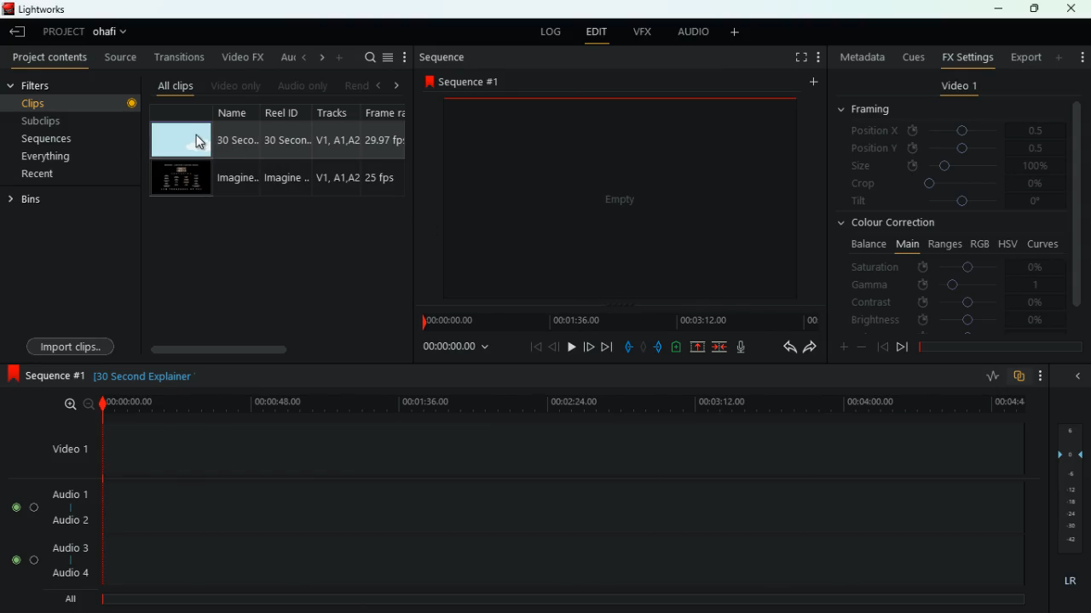  Describe the element at coordinates (1068, 489) in the screenshot. I see `frames` at that location.